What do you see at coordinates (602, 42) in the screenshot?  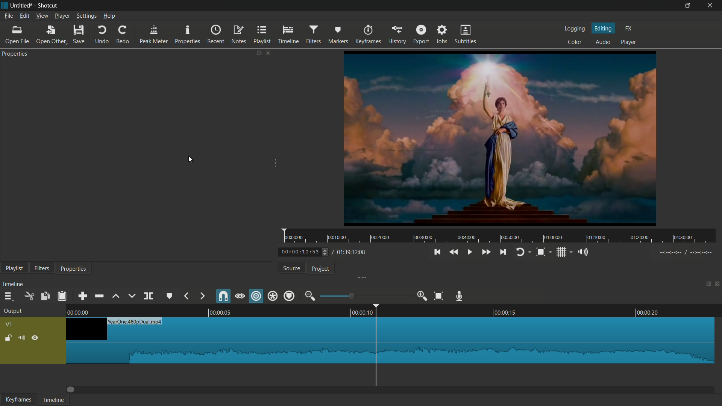 I see `audio` at bounding box center [602, 42].